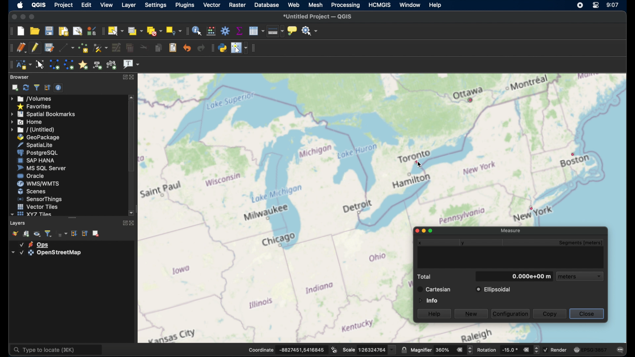 The image size is (635, 357). Describe the element at coordinates (275, 32) in the screenshot. I see `measure line` at that location.